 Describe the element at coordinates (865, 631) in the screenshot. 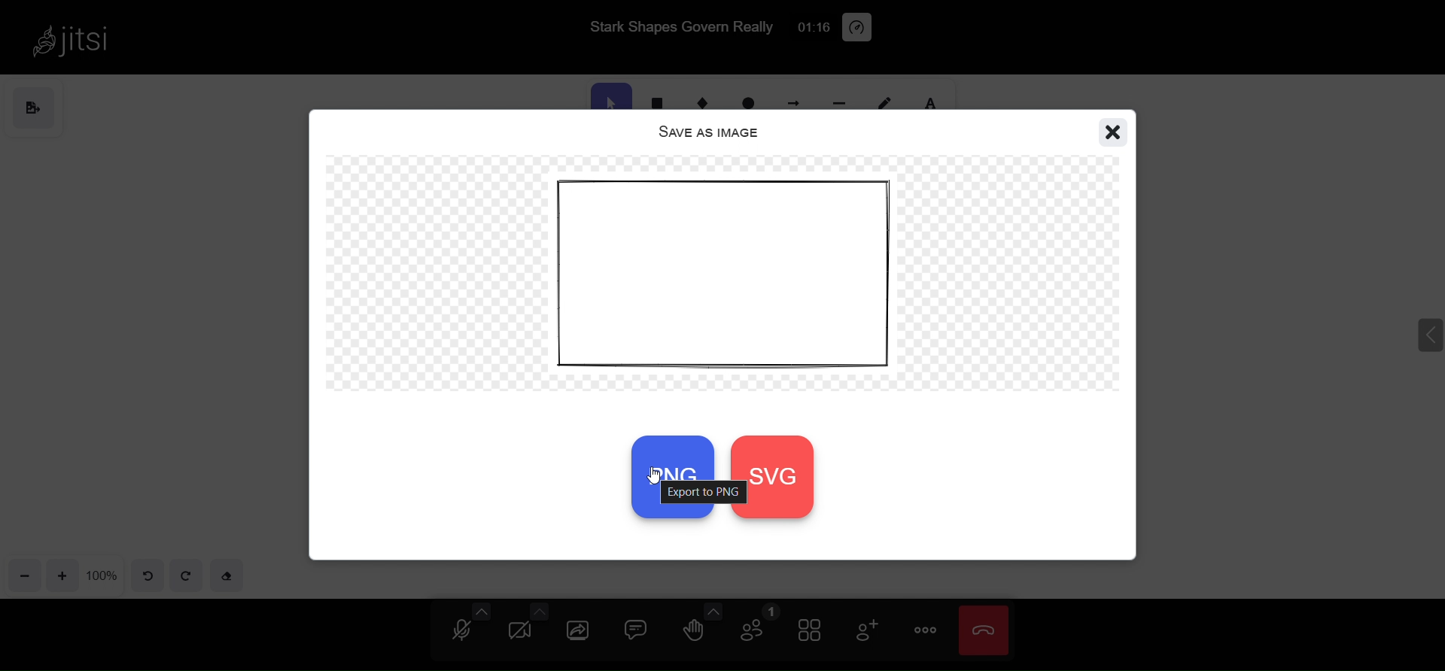

I see `invite people` at that location.